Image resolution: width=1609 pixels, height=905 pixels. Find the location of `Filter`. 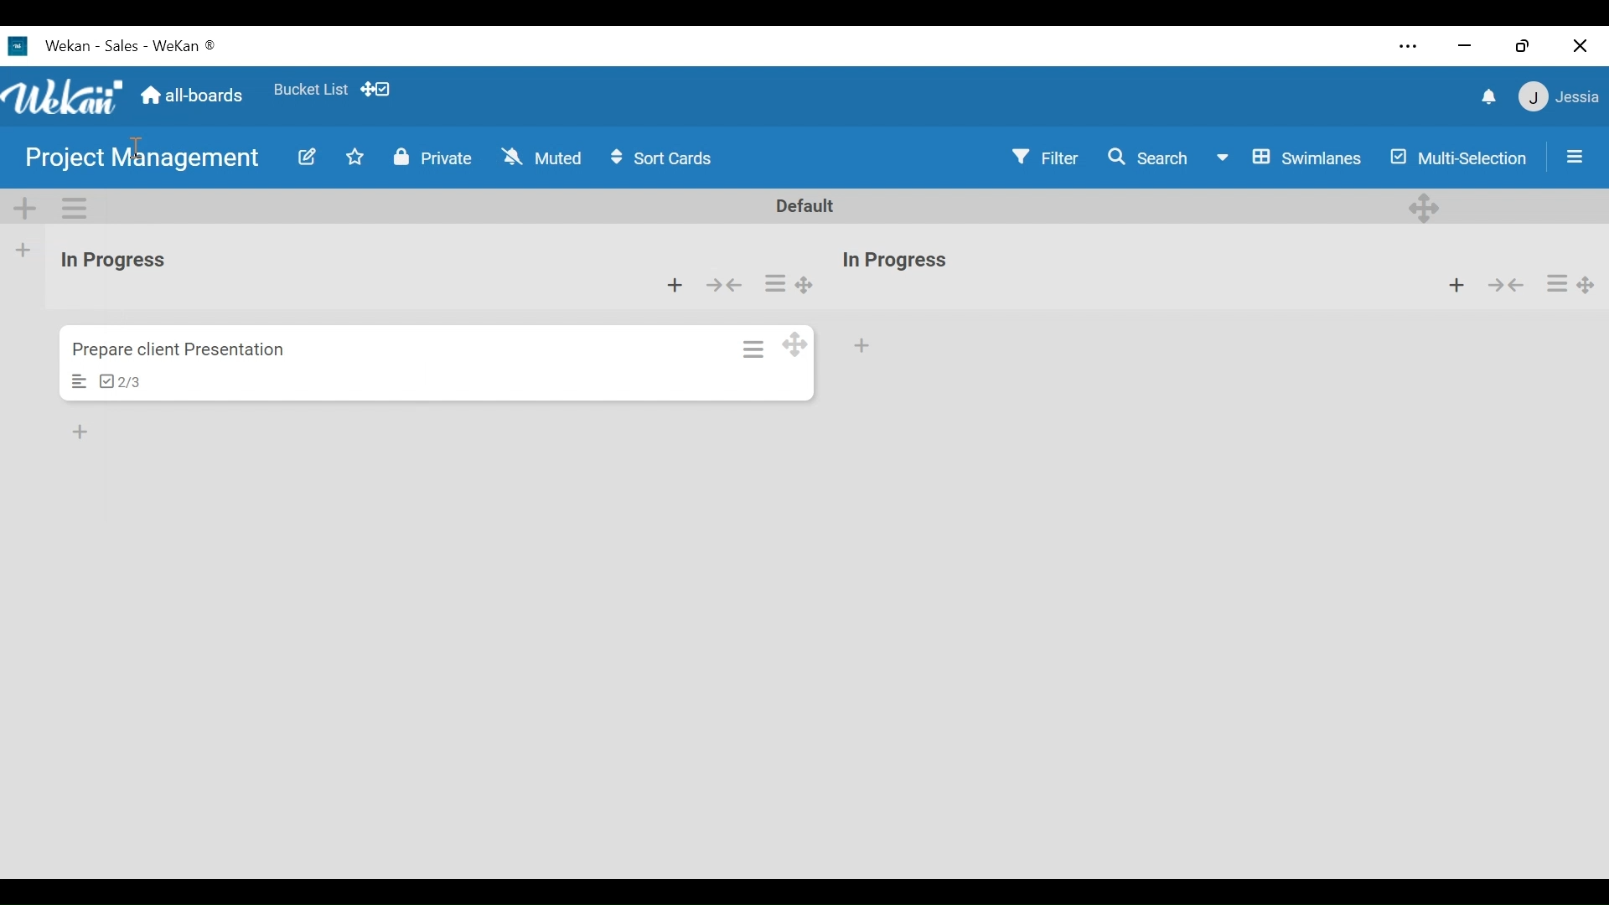

Filter is located at coordinates (1044, 157).